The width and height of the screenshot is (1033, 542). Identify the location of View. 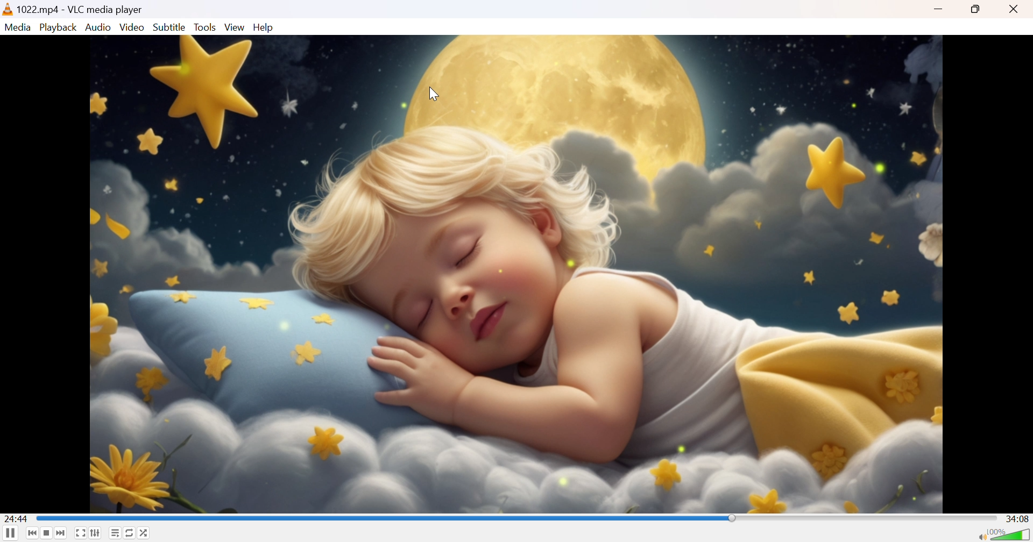
(236, 28).